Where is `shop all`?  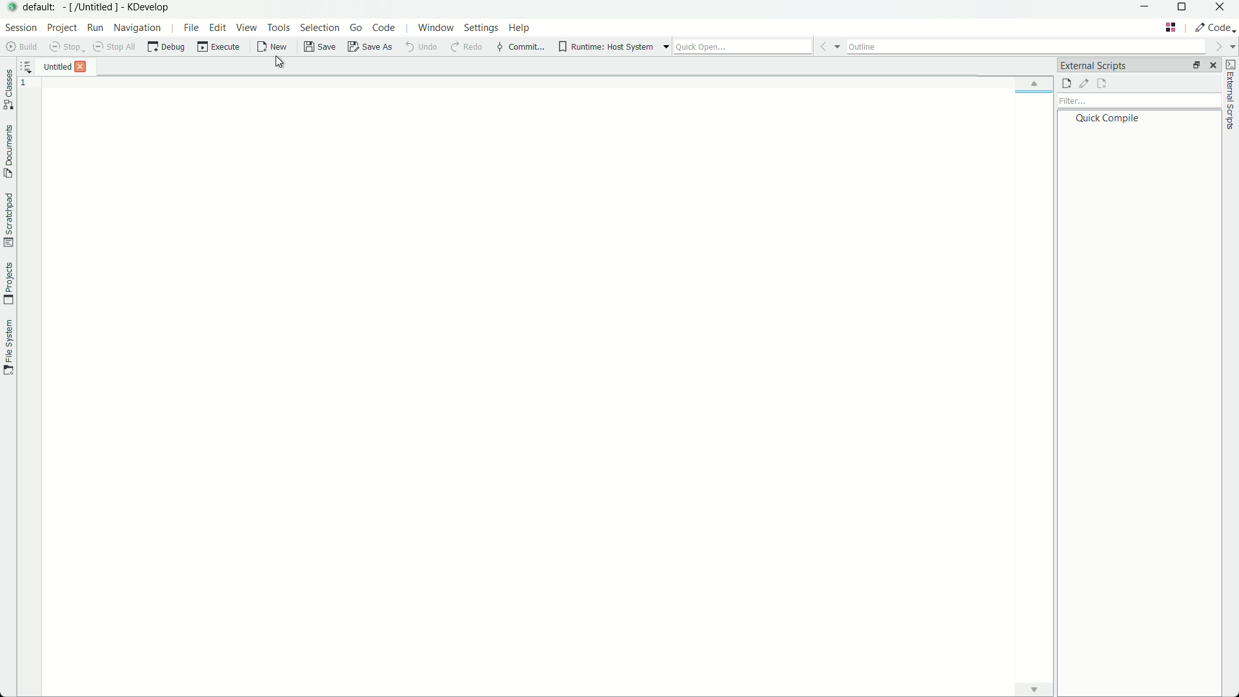 shop all is located at coordinates (115, 47).